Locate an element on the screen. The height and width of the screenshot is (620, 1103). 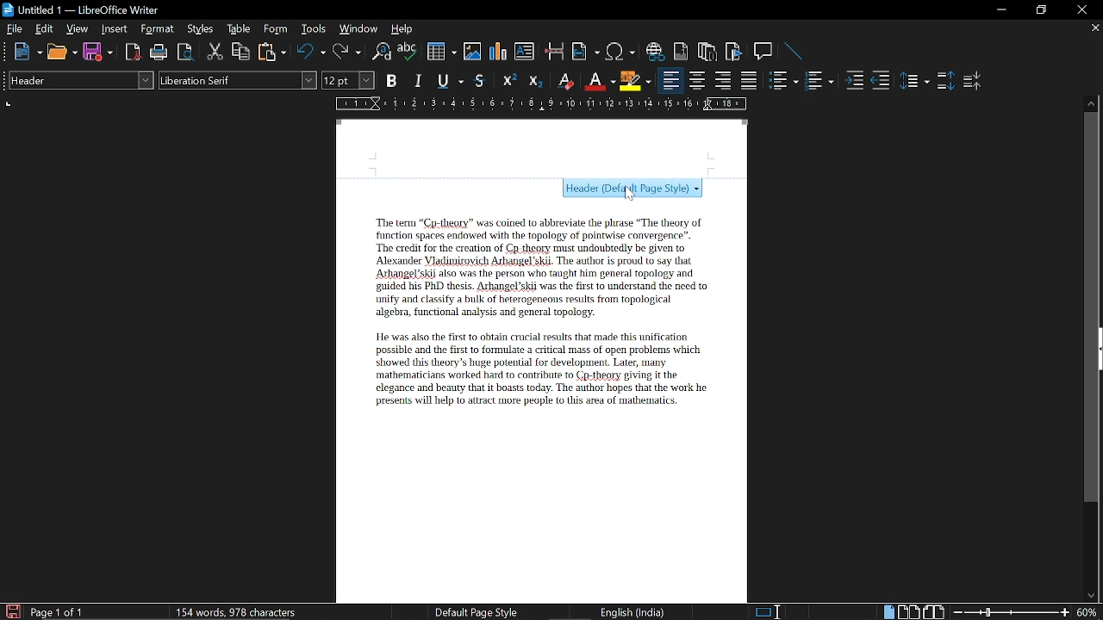
Superscript is located at coordinates (507, 81).